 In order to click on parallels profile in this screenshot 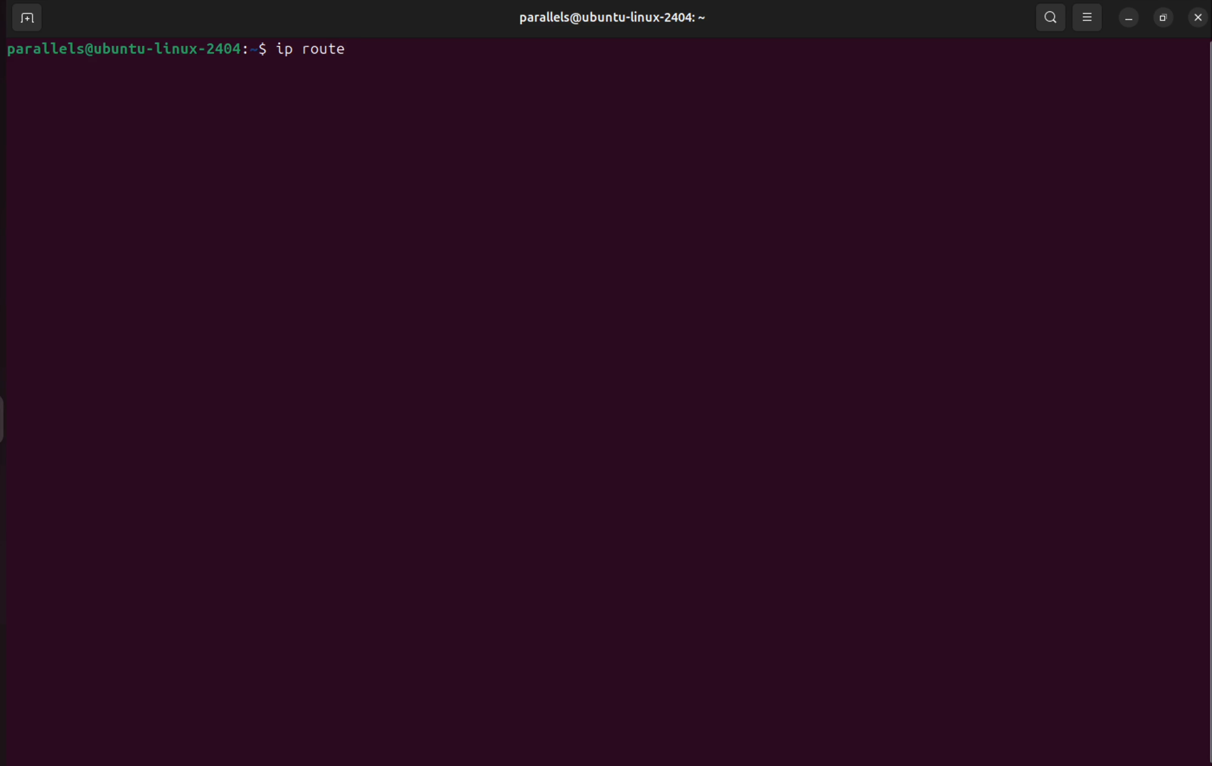, I will do `click(609, 20)`.